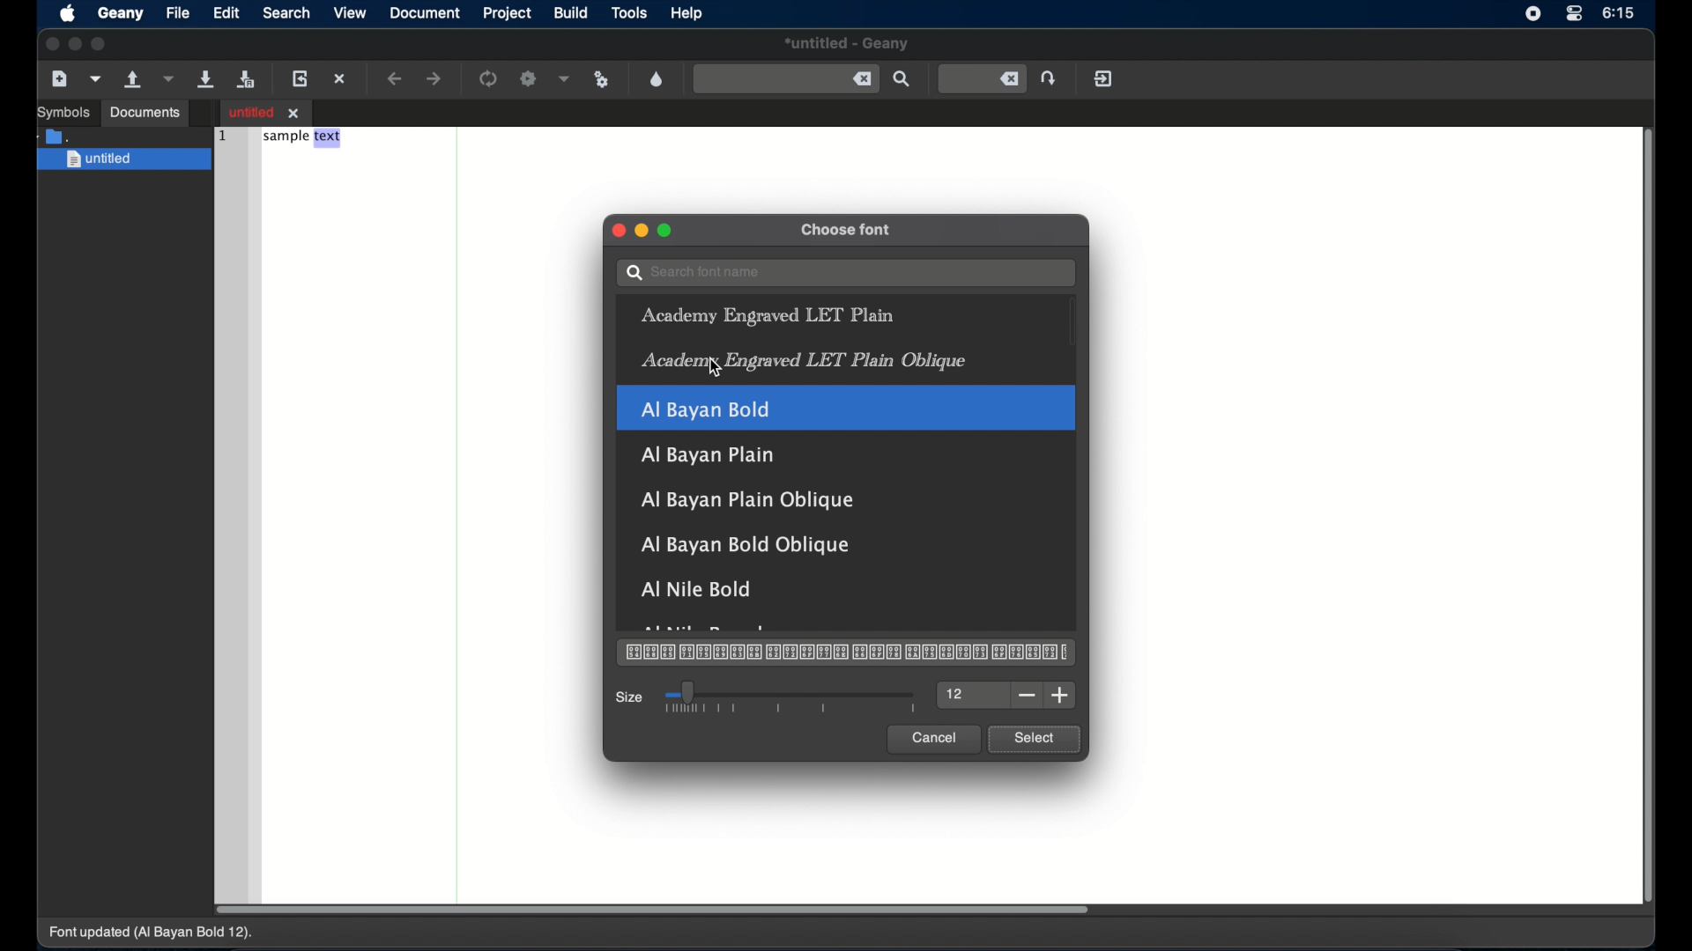 The image size is (1692, 951). I want to click on open a recent file, so click(170, 78).